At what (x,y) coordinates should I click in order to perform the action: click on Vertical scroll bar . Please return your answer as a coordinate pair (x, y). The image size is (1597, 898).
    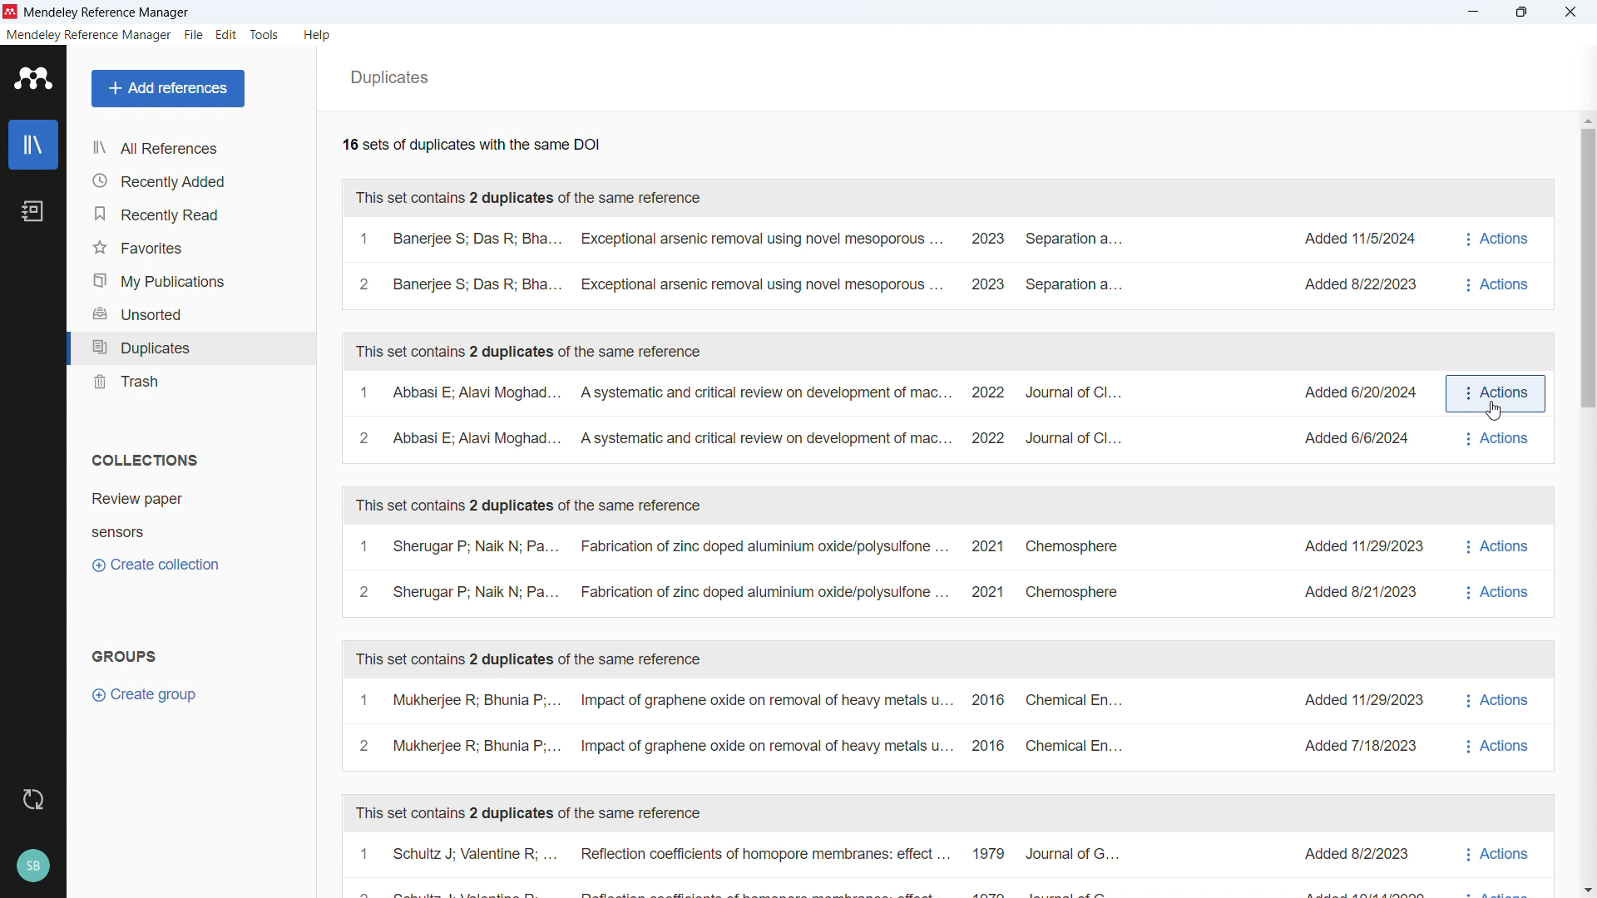
    Looking at the image, I should click on (1590, 269).